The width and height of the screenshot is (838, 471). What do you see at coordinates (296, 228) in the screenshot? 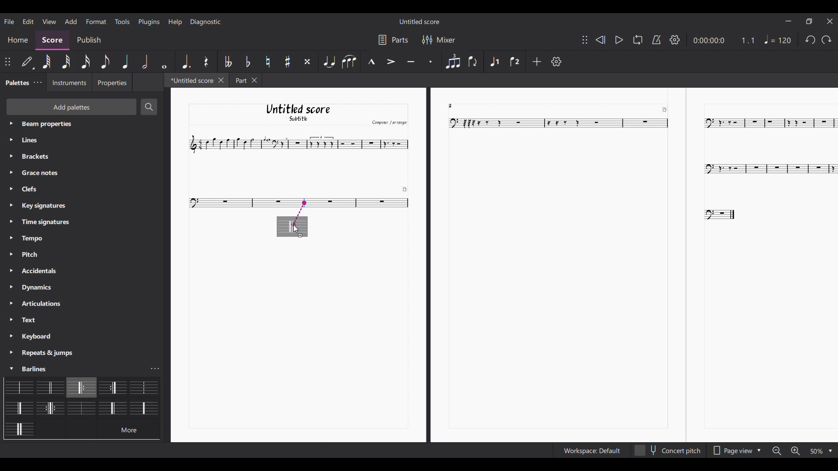
I see `cursor` at bounding box center [296, 228].